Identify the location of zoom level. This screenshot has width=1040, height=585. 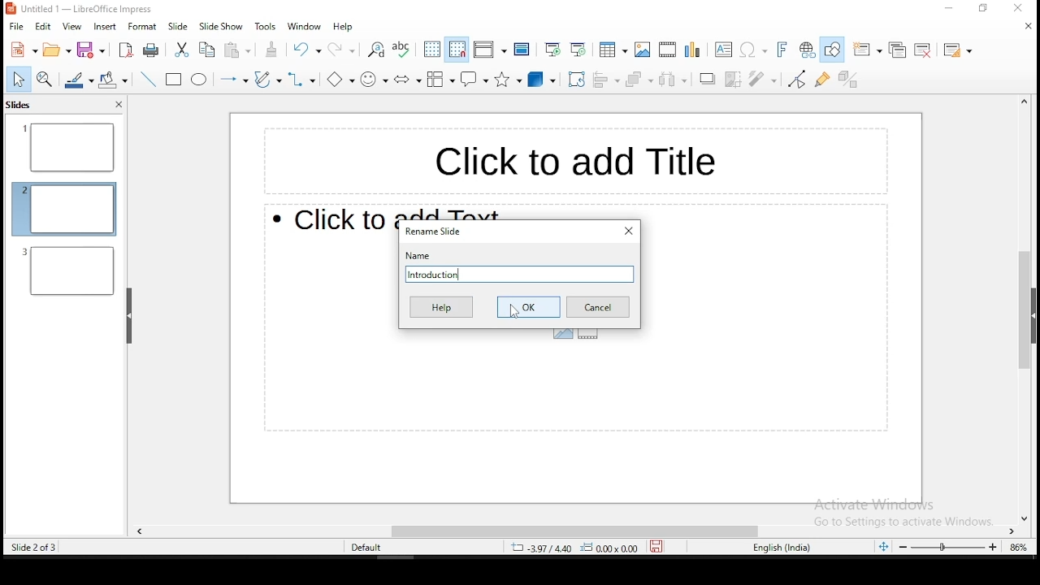
(1018, 546).